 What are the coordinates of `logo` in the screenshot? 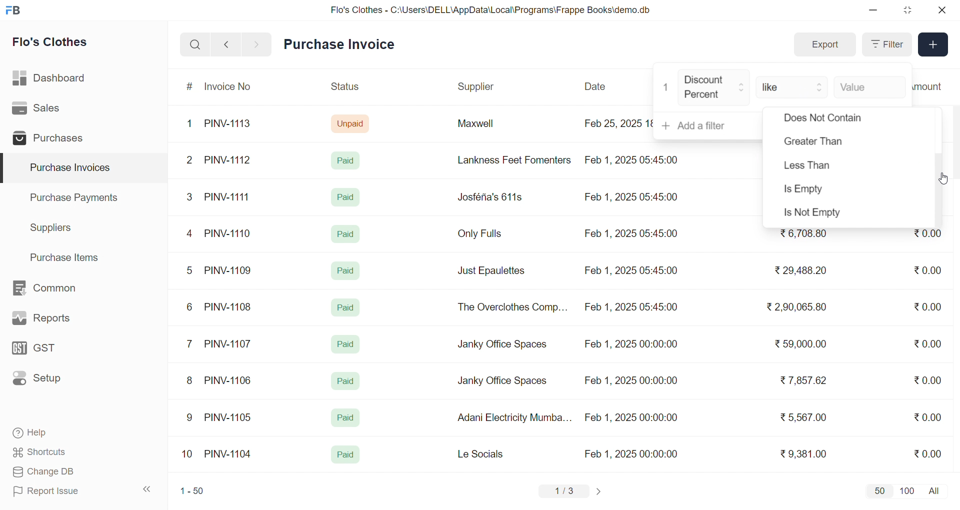 It's located at (15, 11).